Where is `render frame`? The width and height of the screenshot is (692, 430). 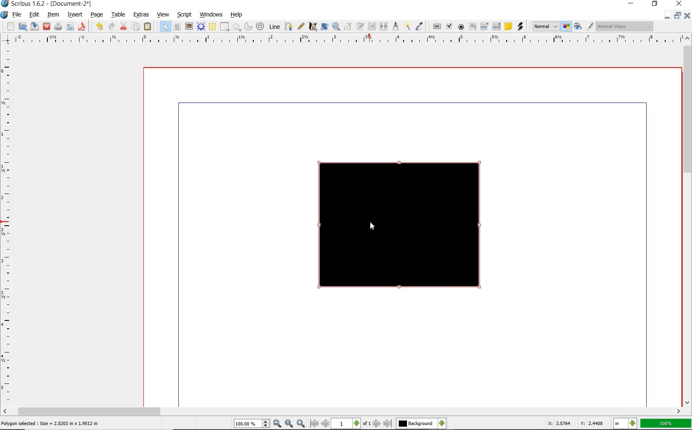
render frame is located at coordinates (200, 26).